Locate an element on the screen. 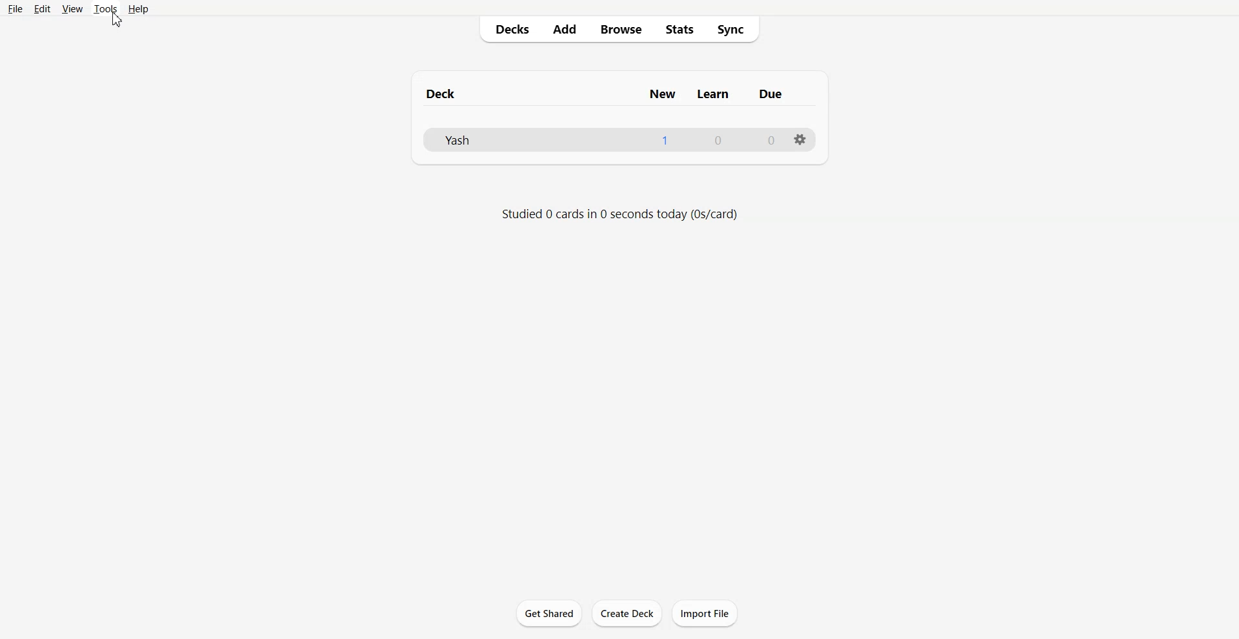 Image resolution: width=1239 pixels, height=639 pixels. new is located at coordinates (664, 93).